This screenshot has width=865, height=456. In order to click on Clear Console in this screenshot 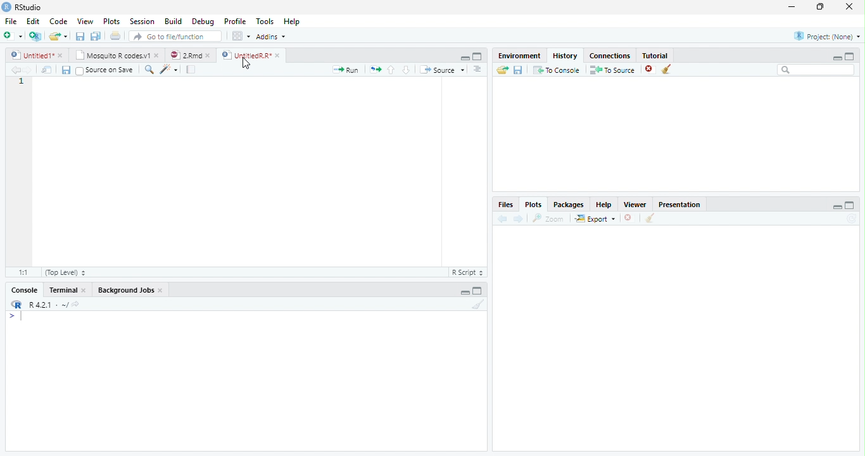, I will do `click(650, 219)`.